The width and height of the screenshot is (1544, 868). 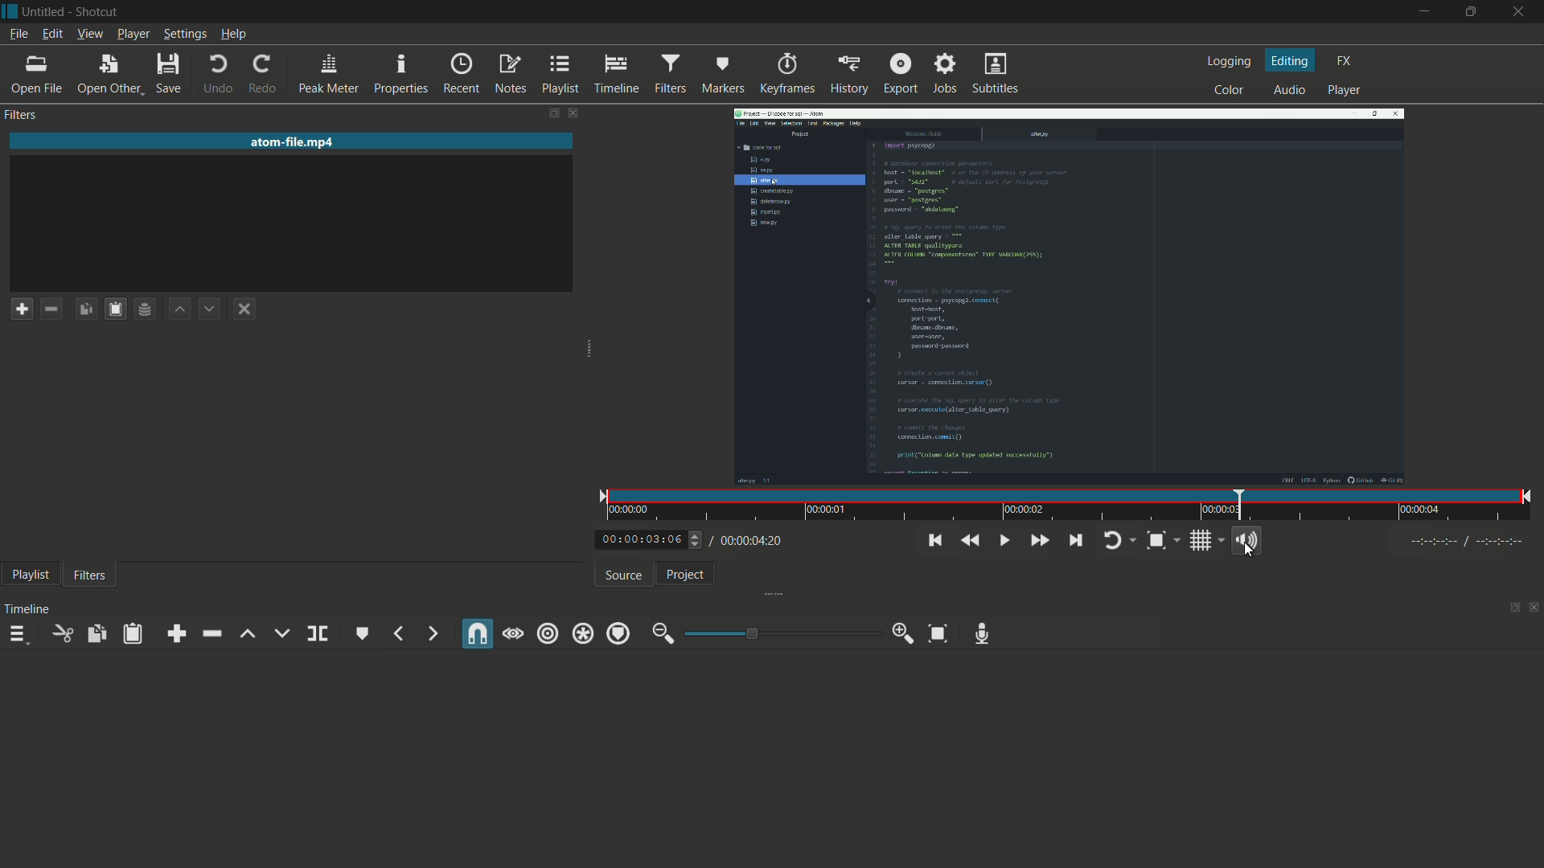 I want to click on show volume control, so click(x=1246, y=539).